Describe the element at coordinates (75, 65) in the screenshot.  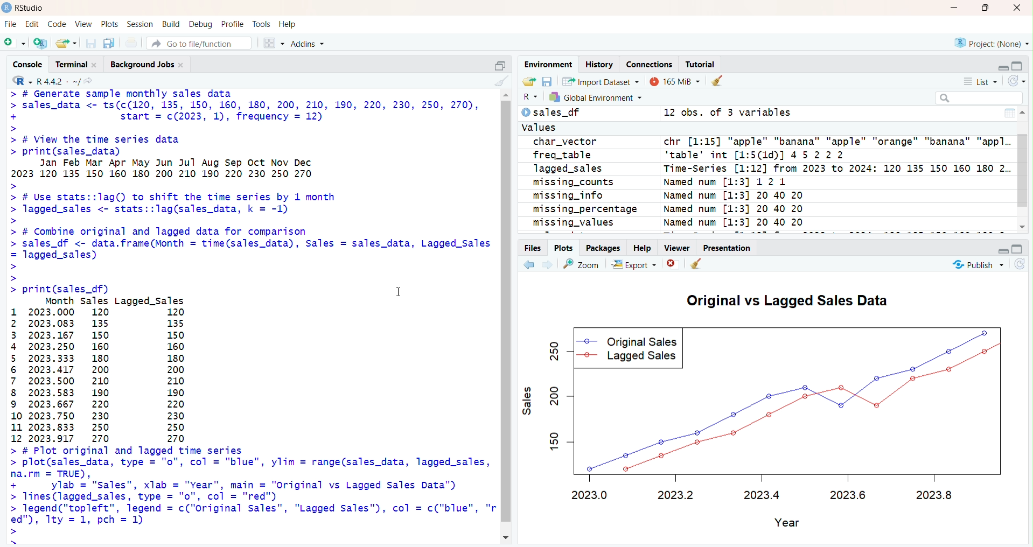
I see `terminal` at that location.